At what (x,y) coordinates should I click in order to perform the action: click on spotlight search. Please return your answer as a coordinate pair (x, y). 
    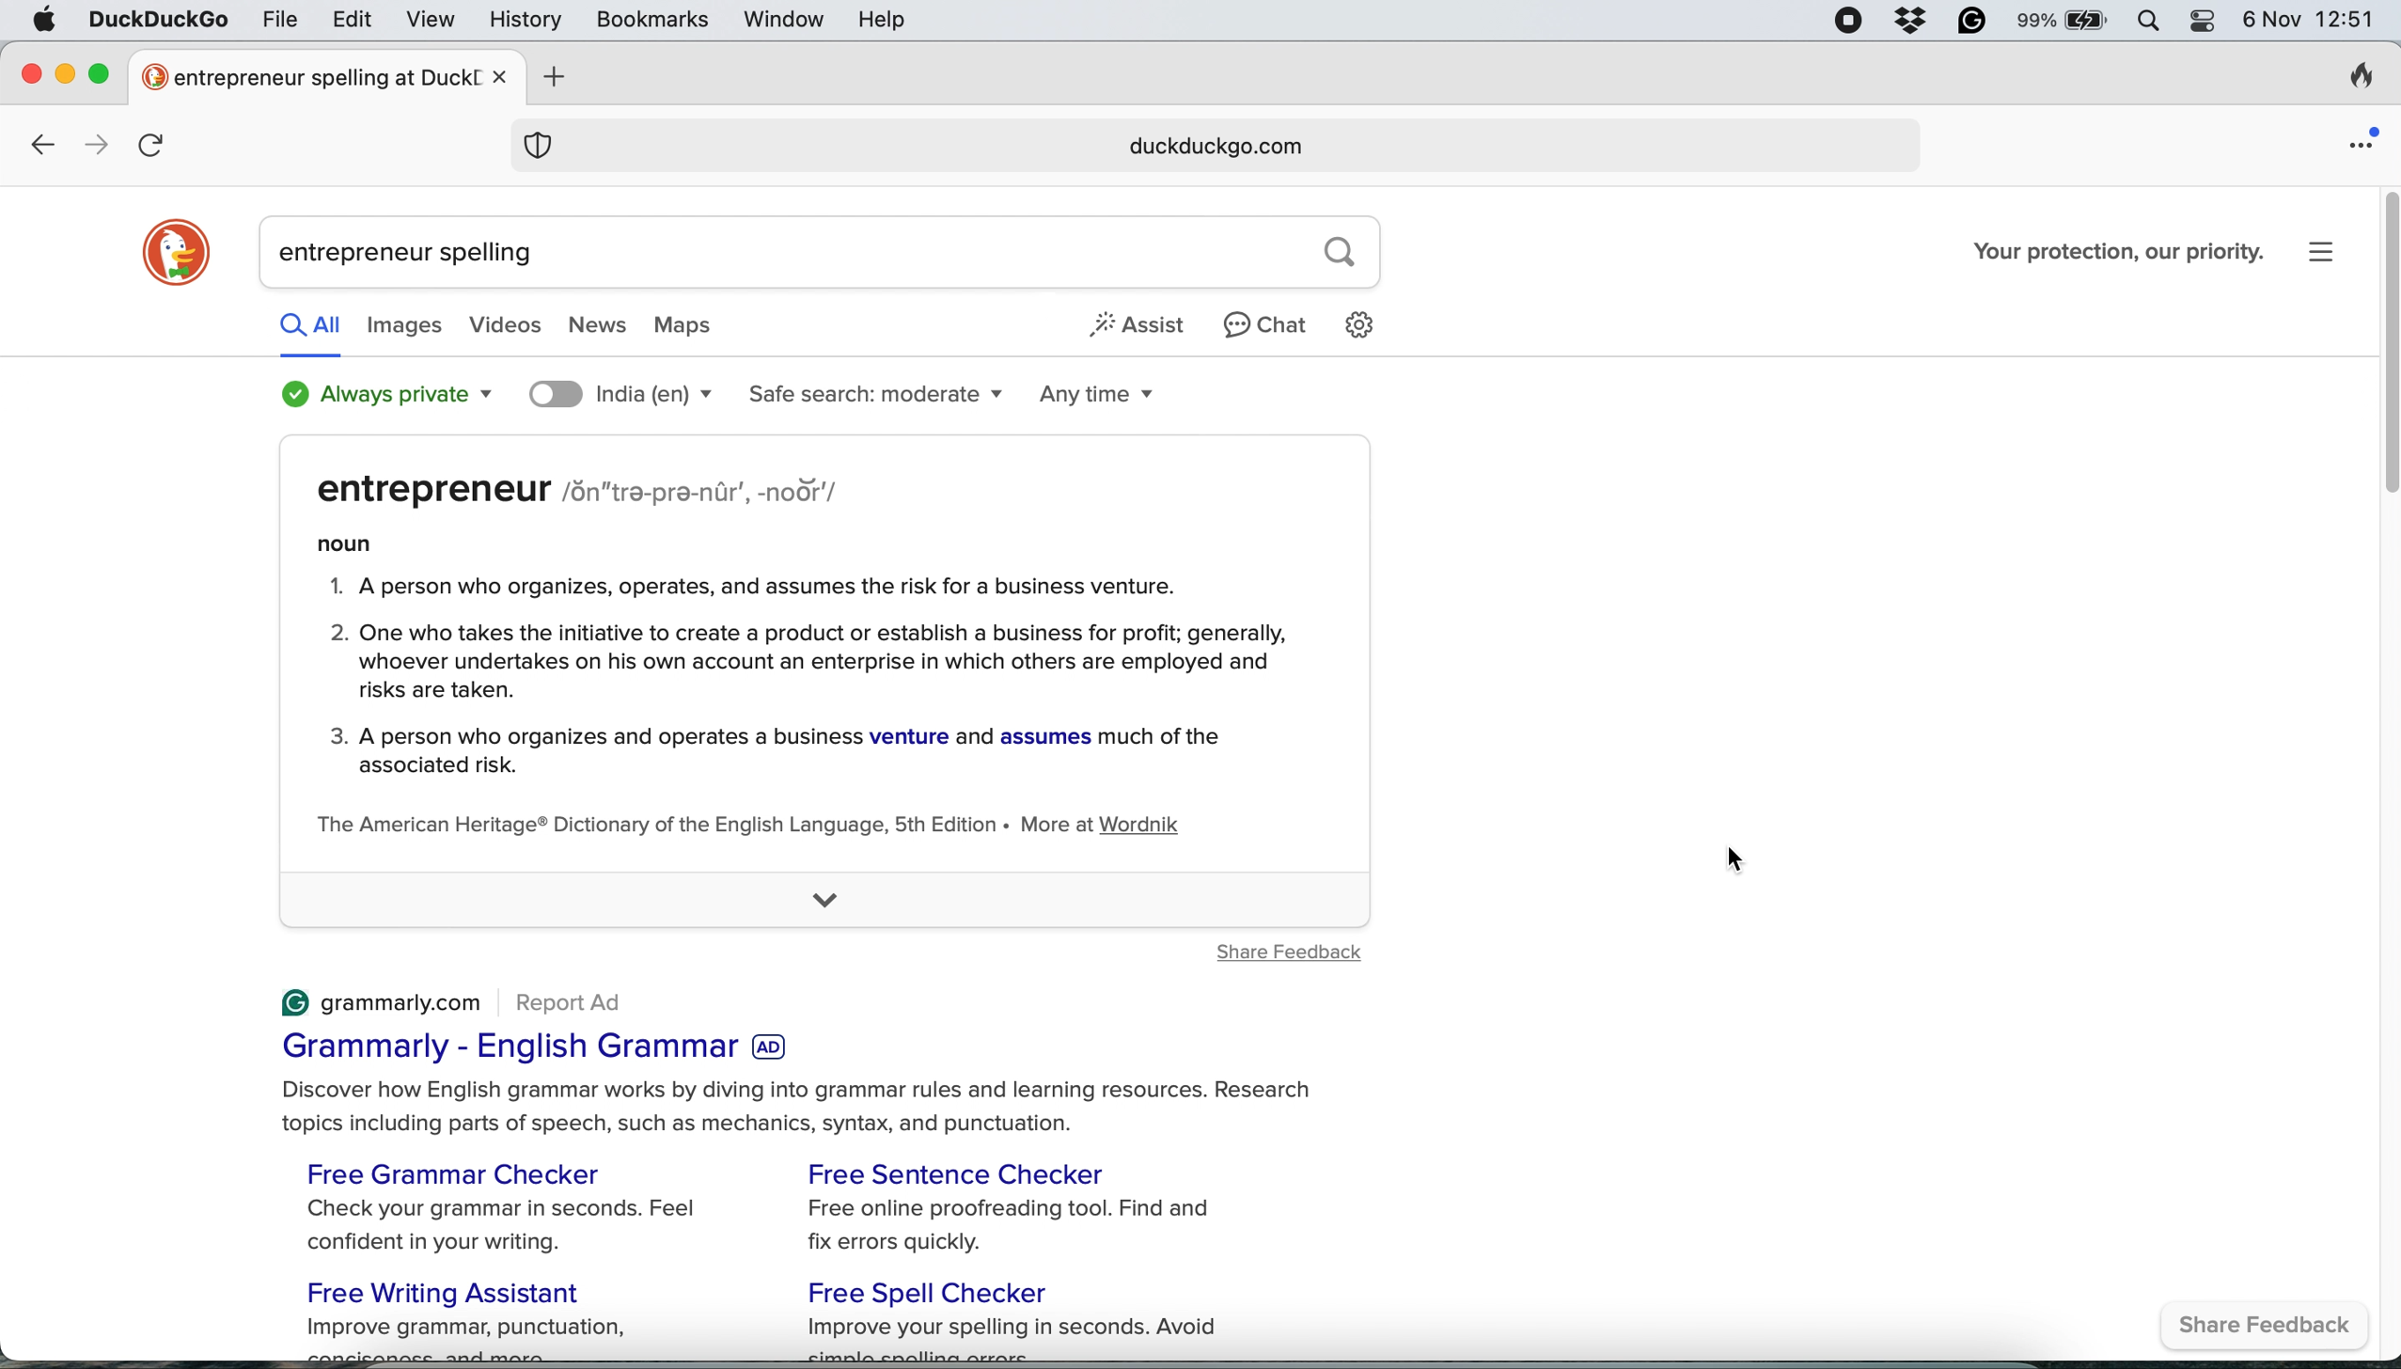
    Looking at the image, I should click on (2145, 24).